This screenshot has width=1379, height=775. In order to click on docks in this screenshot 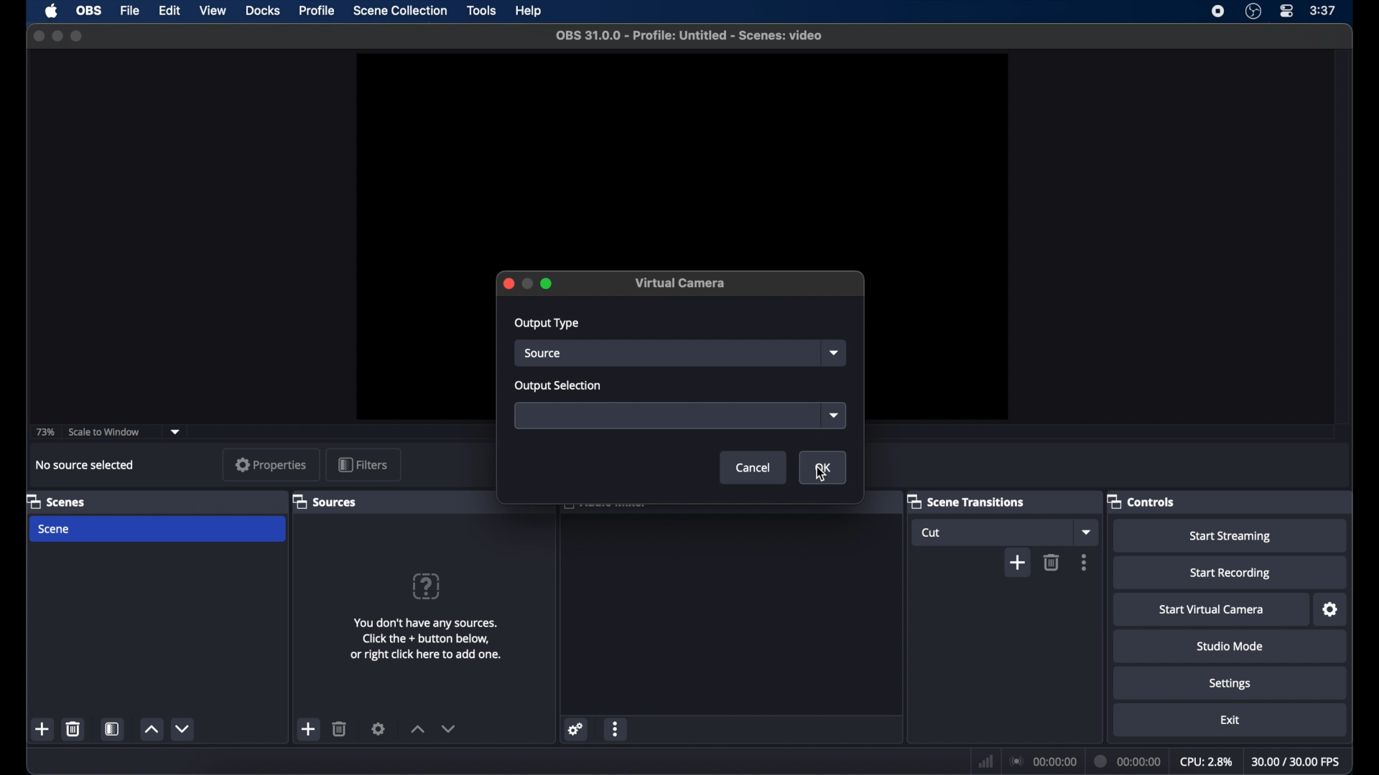, I will do `click(263, 11)`.